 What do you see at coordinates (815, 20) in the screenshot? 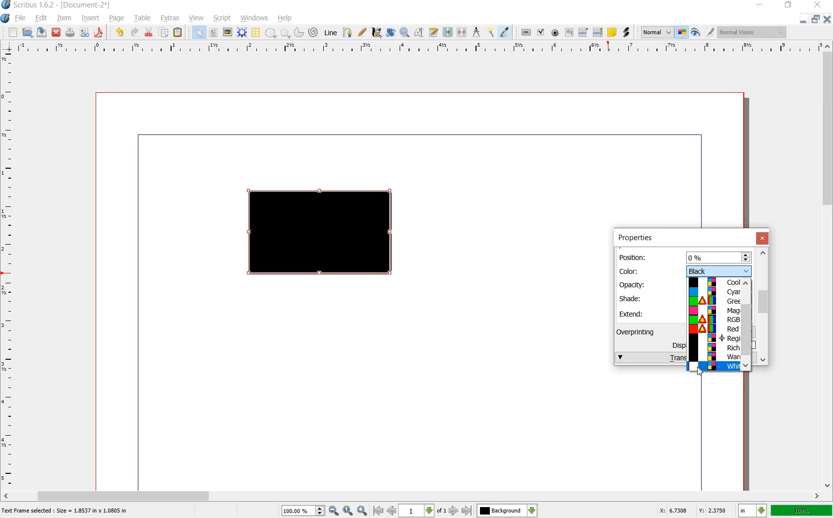
I see `restore` at bounding box center [815, 20].